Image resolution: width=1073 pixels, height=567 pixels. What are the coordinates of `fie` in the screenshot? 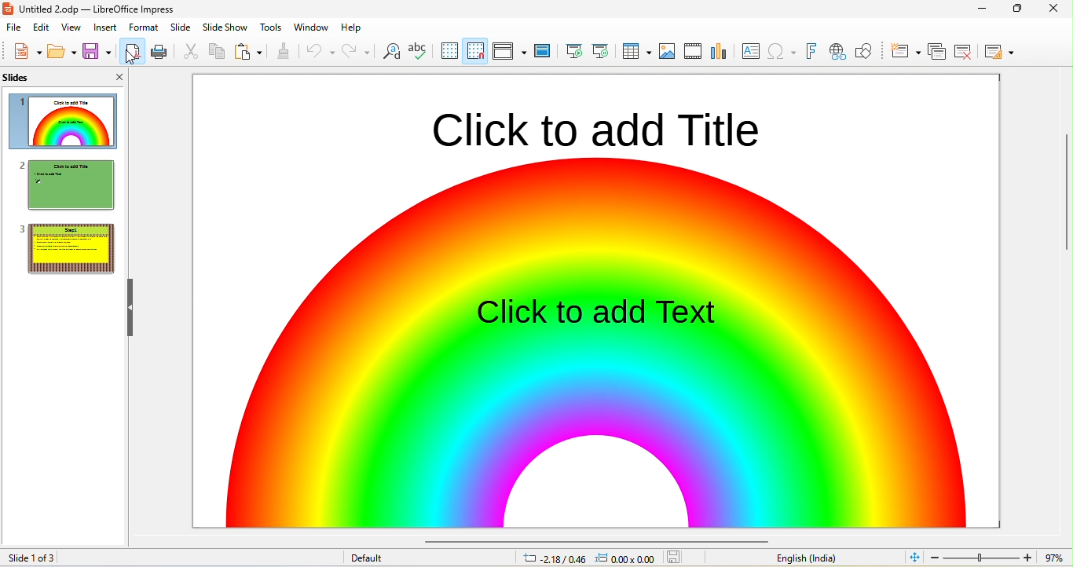 It's located at (14, 27).